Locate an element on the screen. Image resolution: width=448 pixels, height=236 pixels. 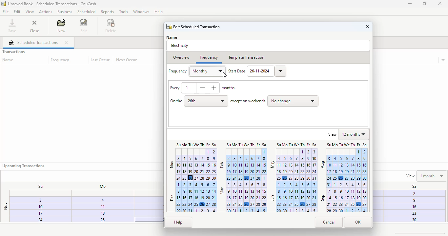
nov is located at coordinates (5, 206).